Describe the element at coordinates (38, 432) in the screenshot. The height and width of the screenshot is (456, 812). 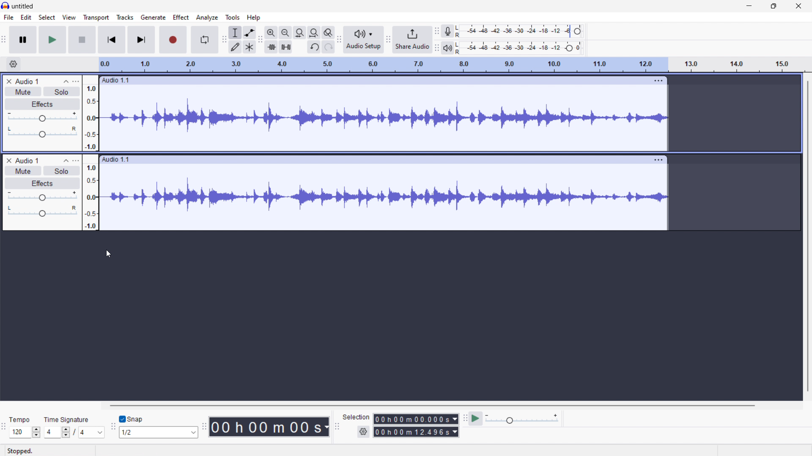
I see `Drop down` at that location.